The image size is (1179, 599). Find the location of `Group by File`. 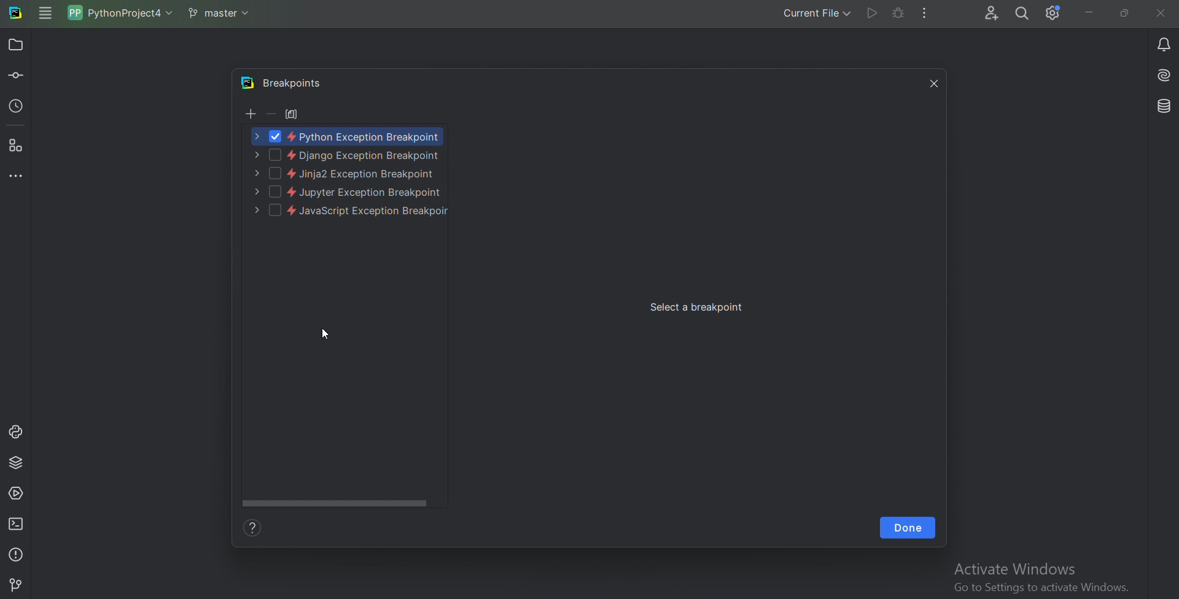

Group by File is located at coordinates (293, 114).